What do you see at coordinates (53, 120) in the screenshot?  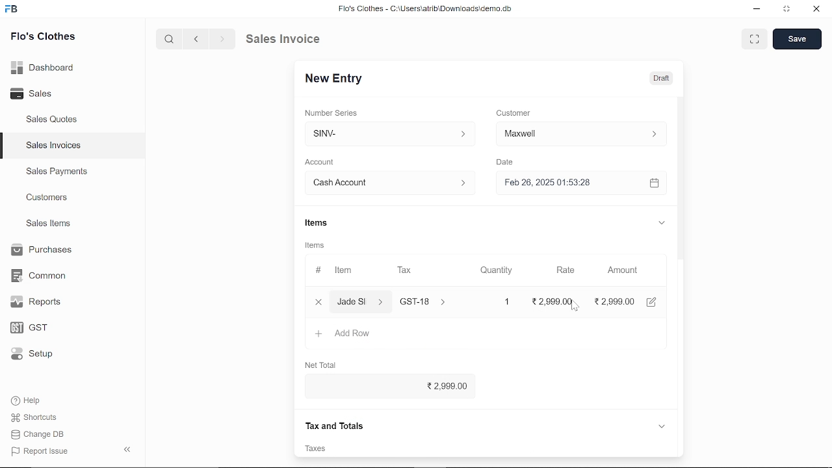 I see `Sales Quotes` at bounding box center [53, 120].